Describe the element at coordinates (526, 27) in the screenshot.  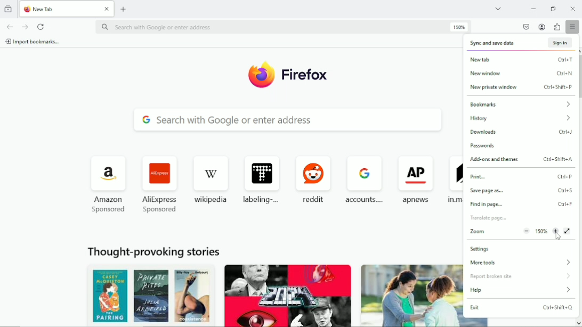
I see `save to pocket` at that location.